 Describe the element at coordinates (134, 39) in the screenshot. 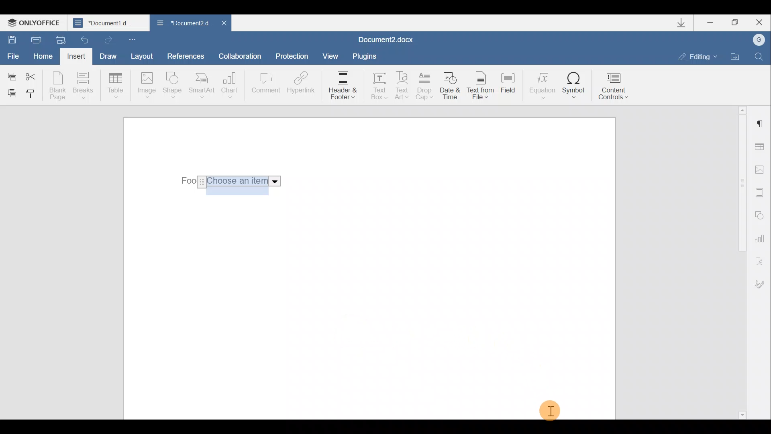

I see `Customize quick access toolbar` at that location.